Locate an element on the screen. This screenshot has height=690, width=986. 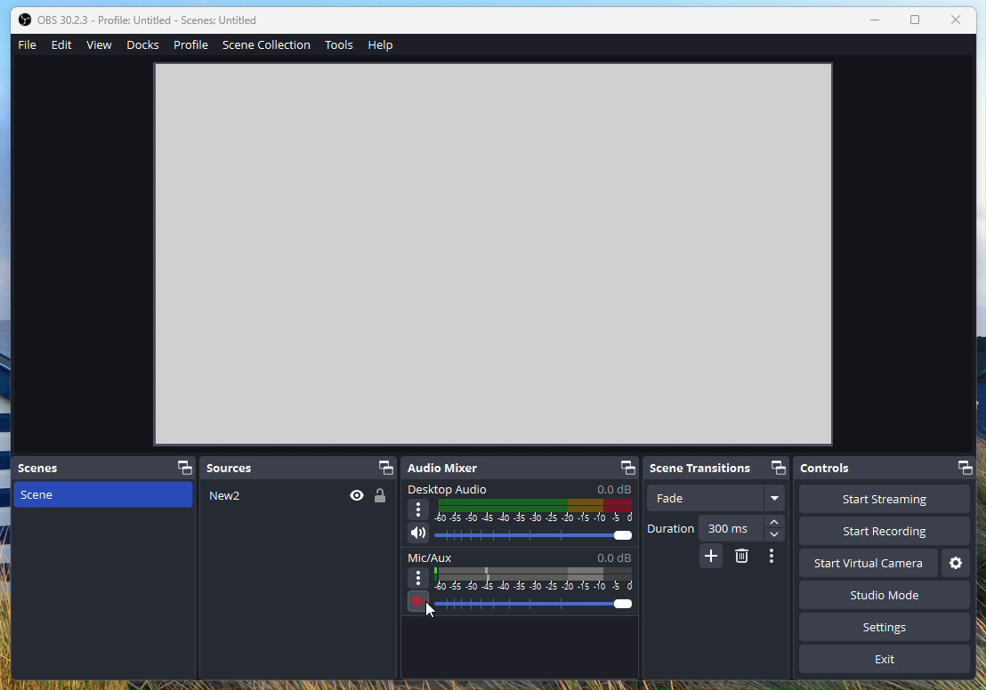
Sources is located at coordinates (299, 468).